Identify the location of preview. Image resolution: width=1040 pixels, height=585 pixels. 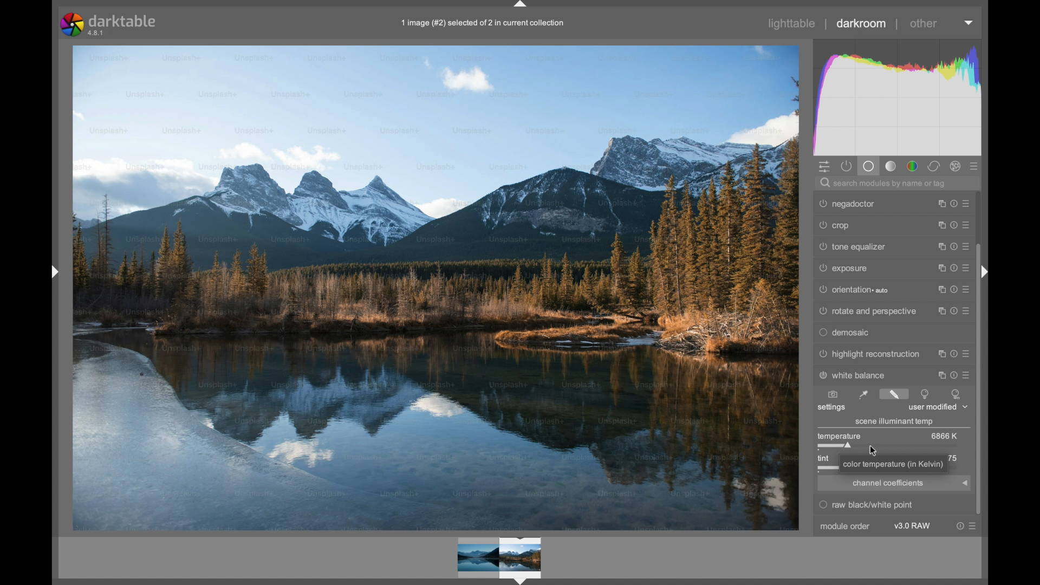
(503, 561).